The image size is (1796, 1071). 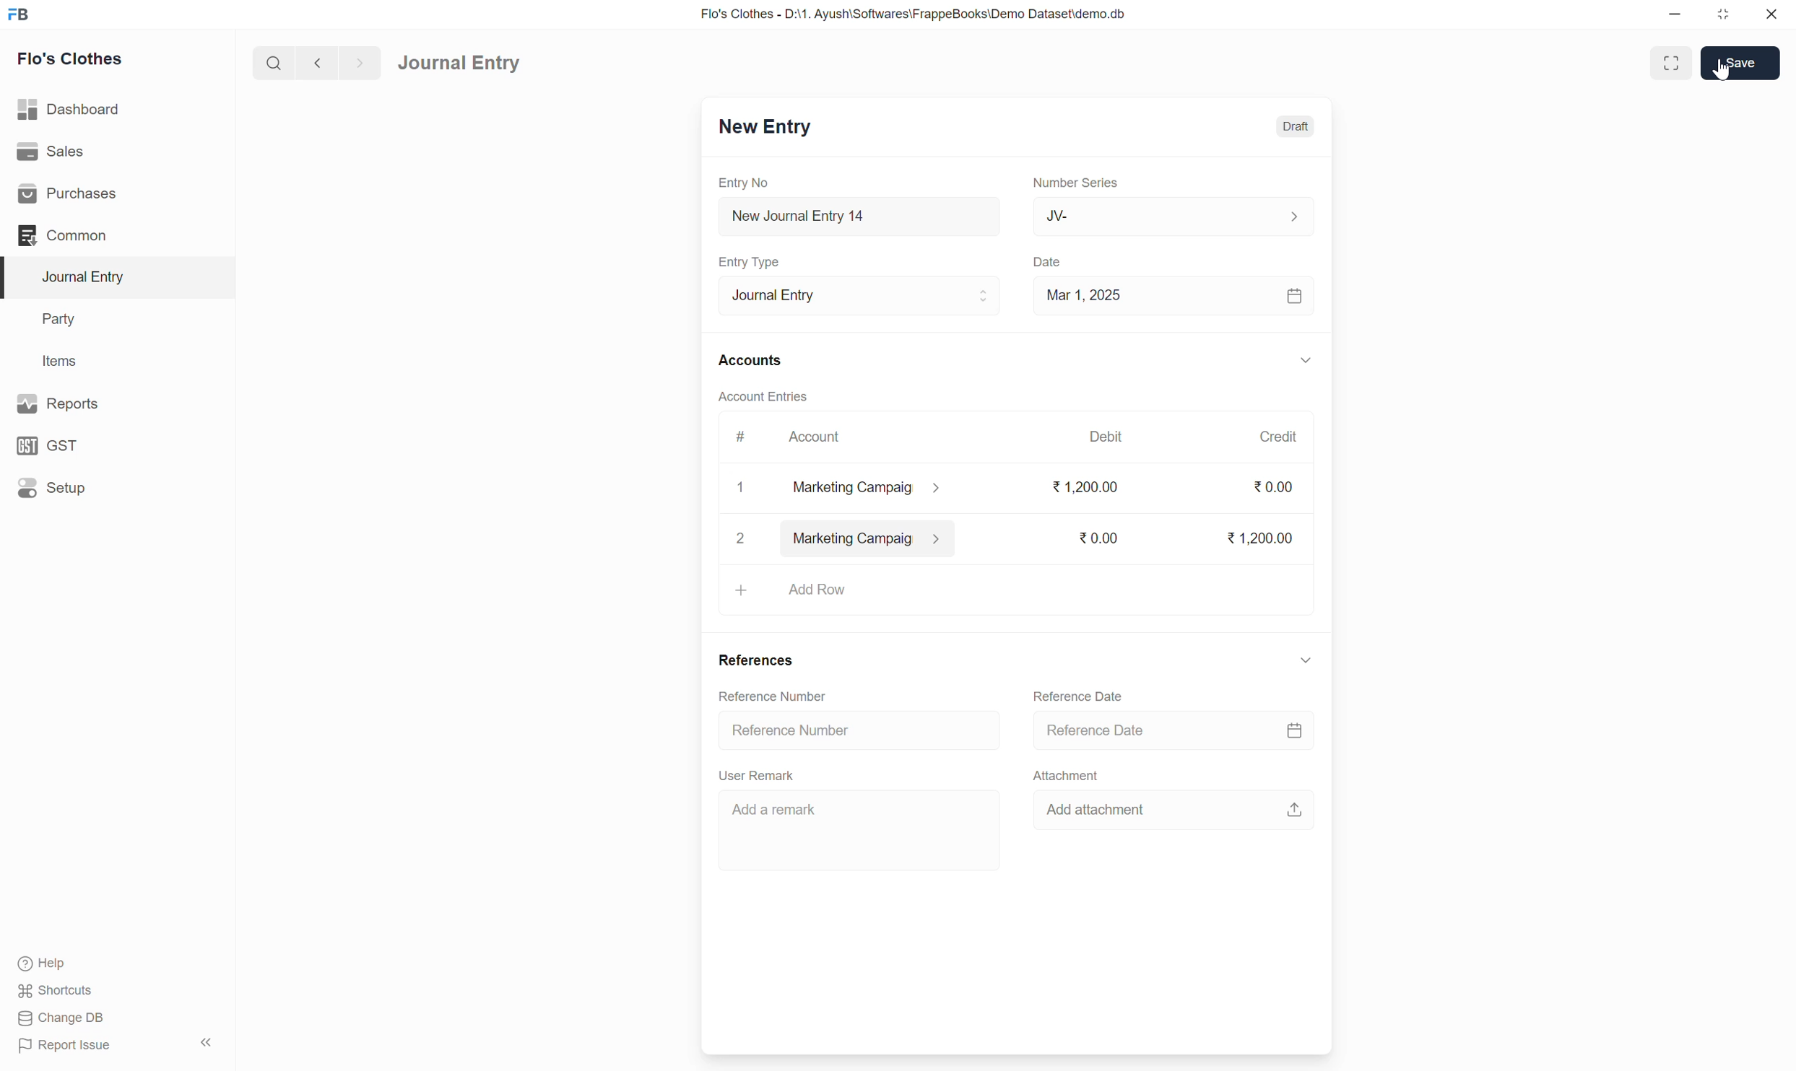 I want to click on GST, so click(x=50, y=446).